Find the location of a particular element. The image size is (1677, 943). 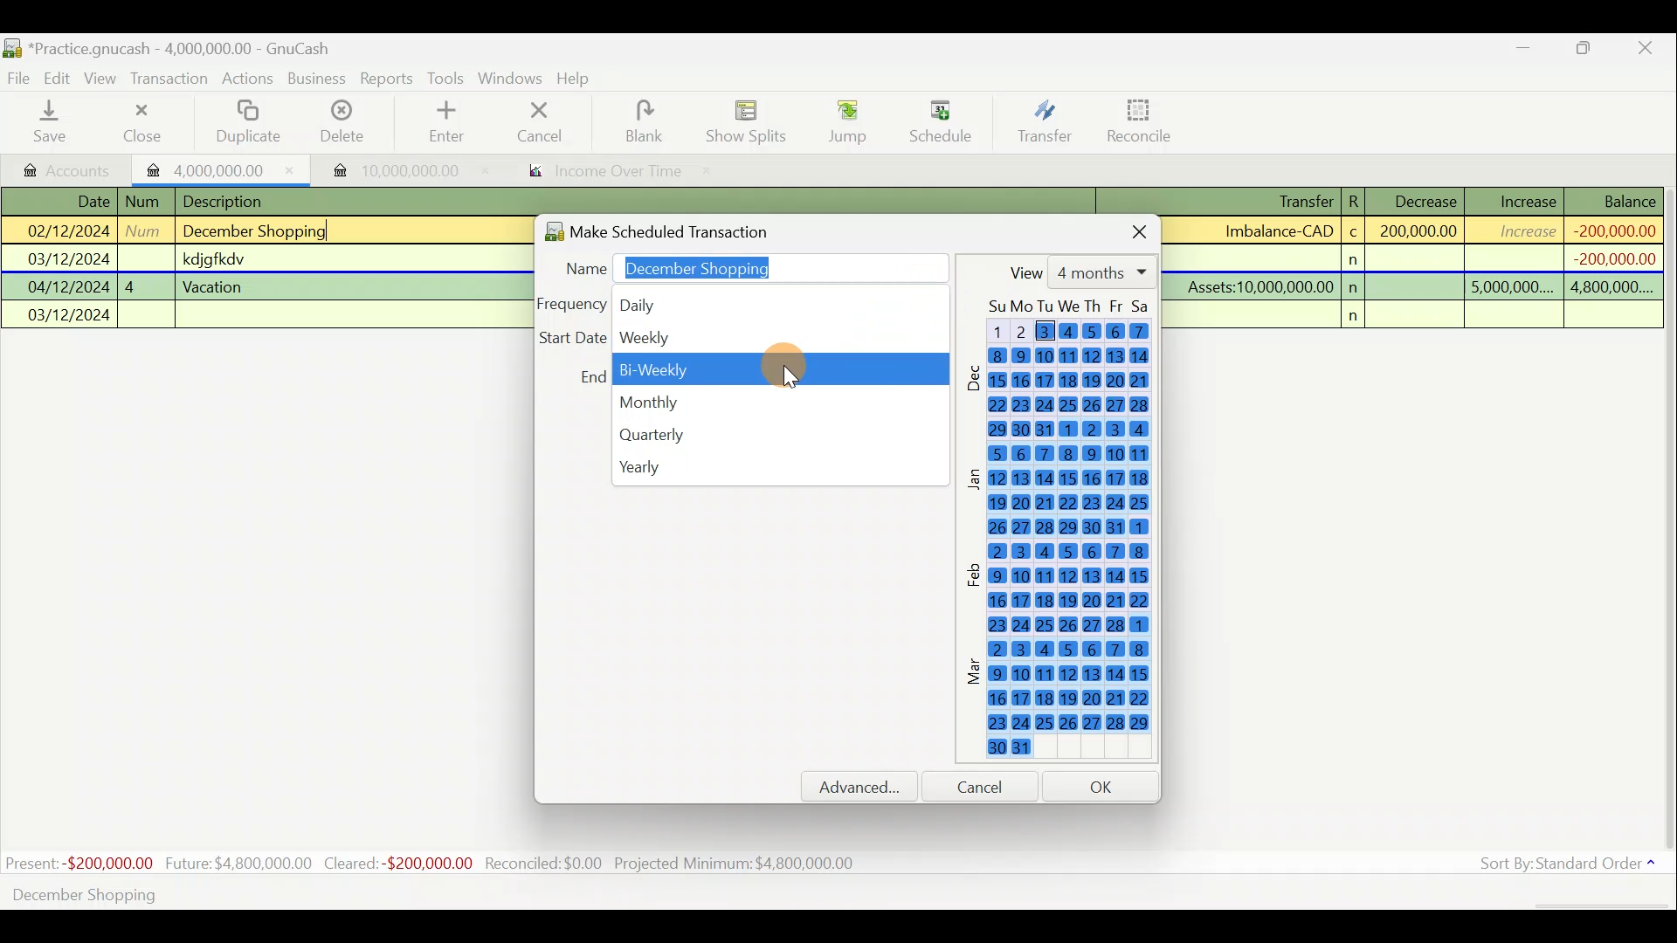

Accounts is located at coordinates (69, 169).